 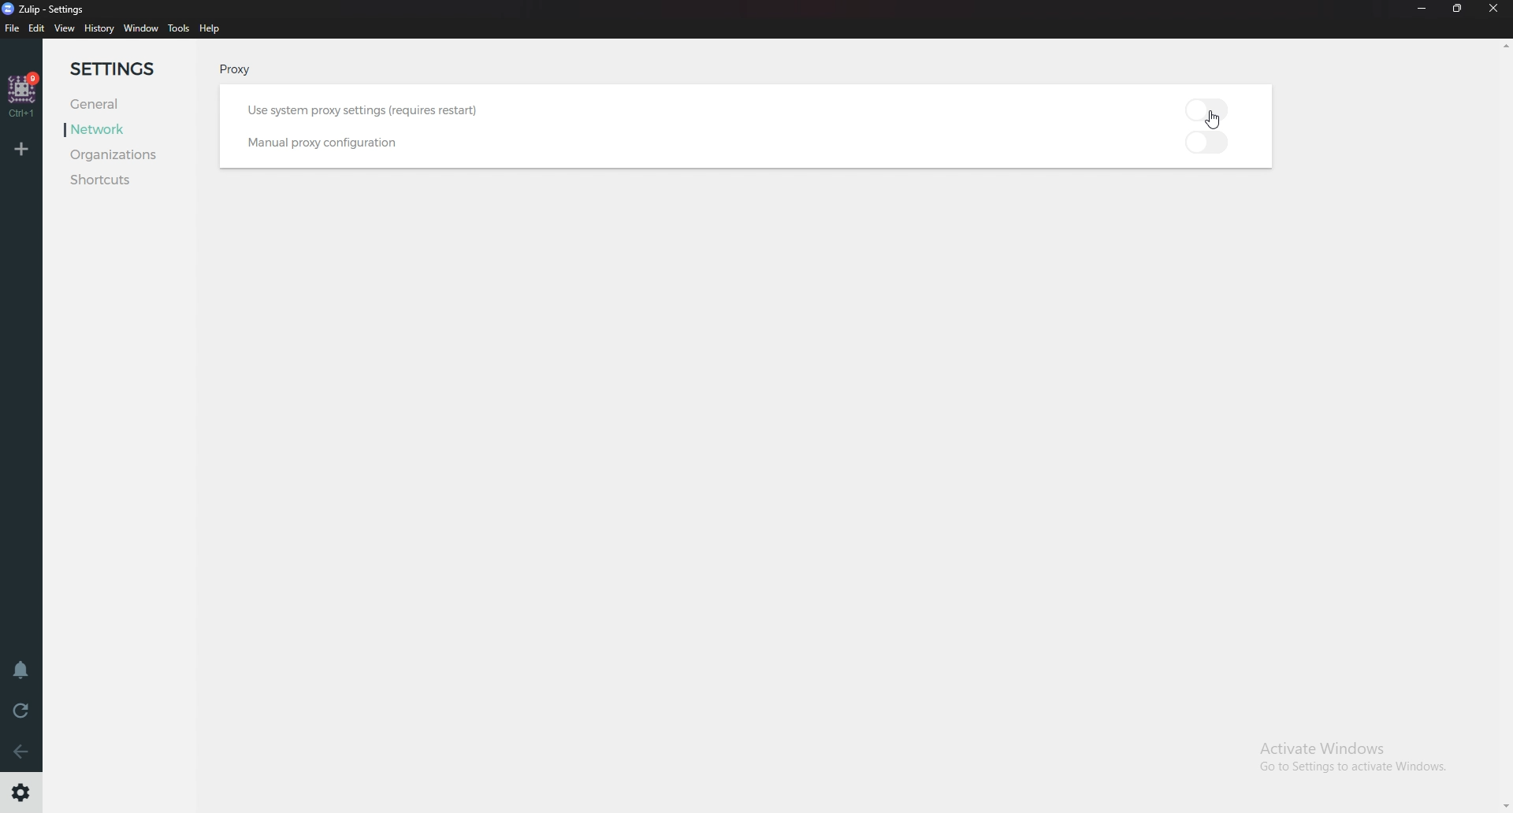 What do you see at coordinates (140, 28) in the screenshot?
I see `window` at bounding box center [140, 28].